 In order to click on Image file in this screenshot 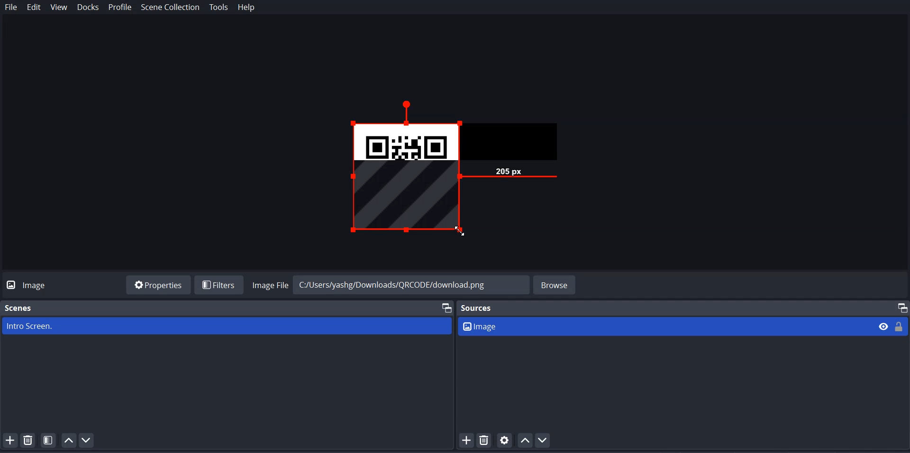, I will do `click(269, 284)`.